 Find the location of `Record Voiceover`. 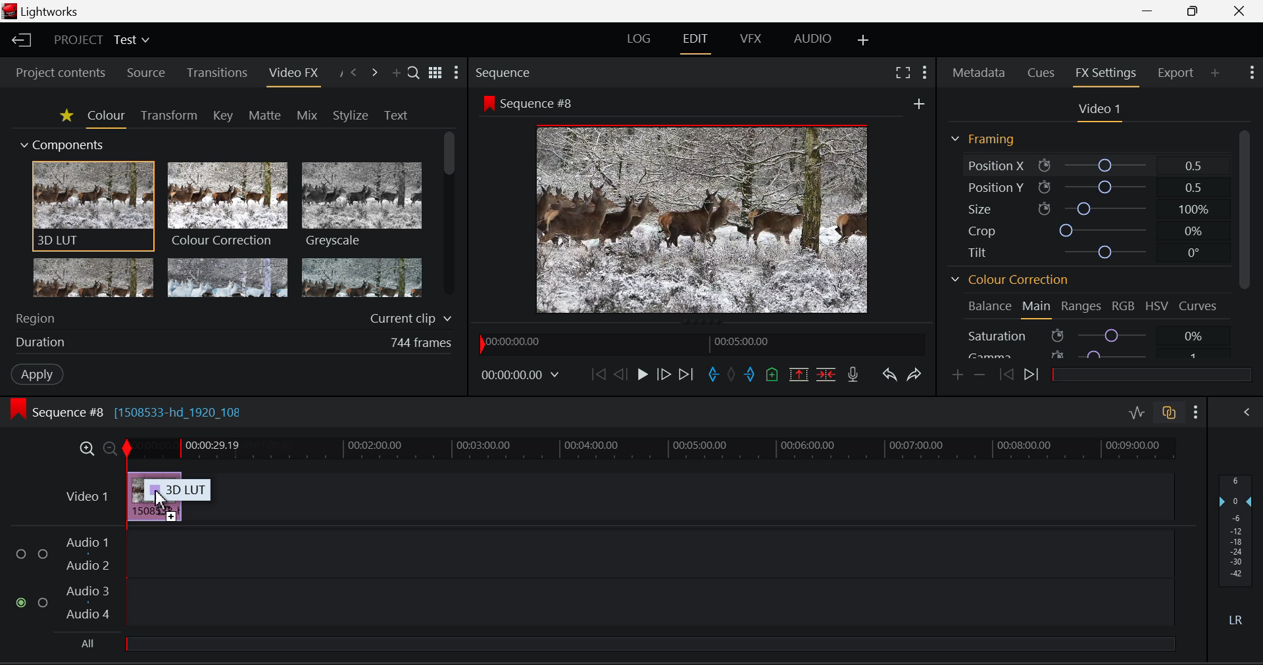

Record Voiceover is located at coordinates (853, 375).